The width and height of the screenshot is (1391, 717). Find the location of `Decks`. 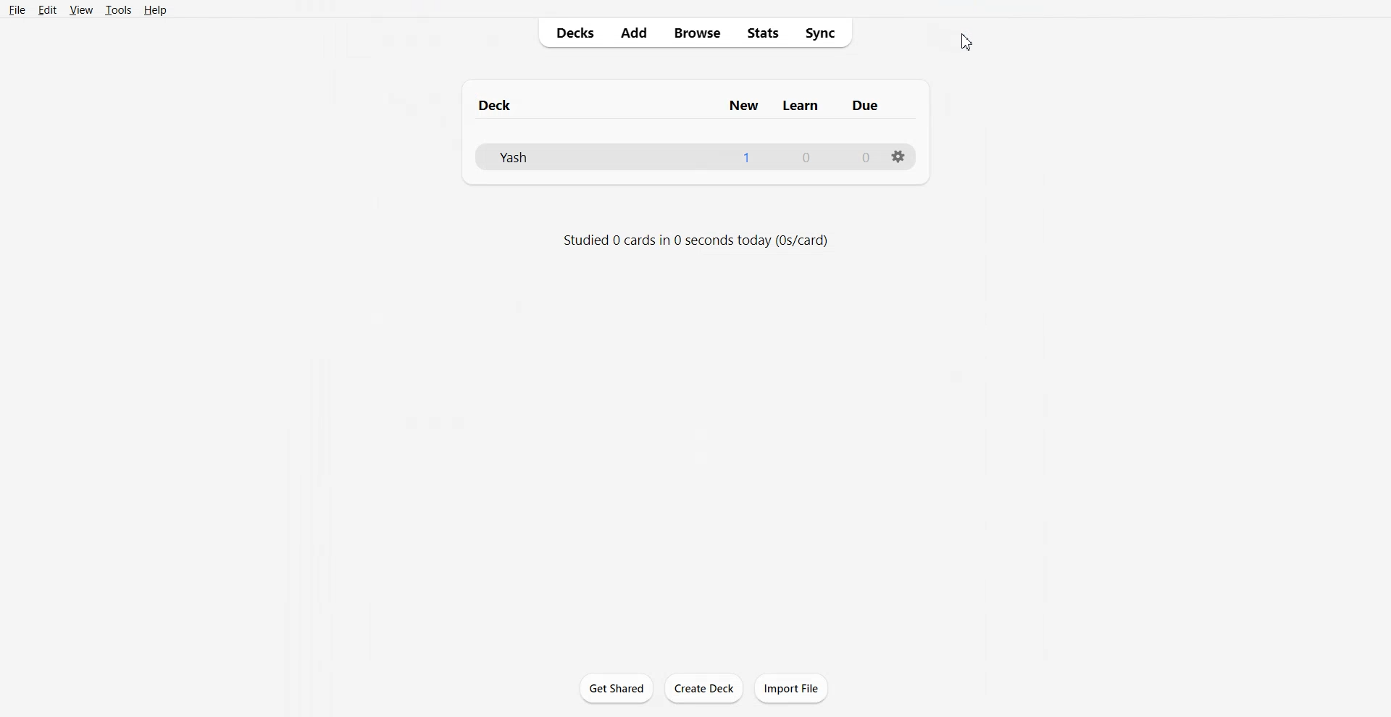

Decks is located at coordinates (570, 33).